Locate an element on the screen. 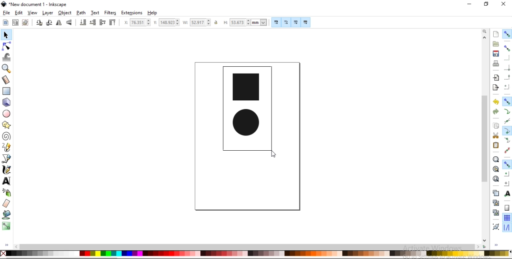 The image size is (512, 259). move patterns along with object is located at coordinates (306, 22).